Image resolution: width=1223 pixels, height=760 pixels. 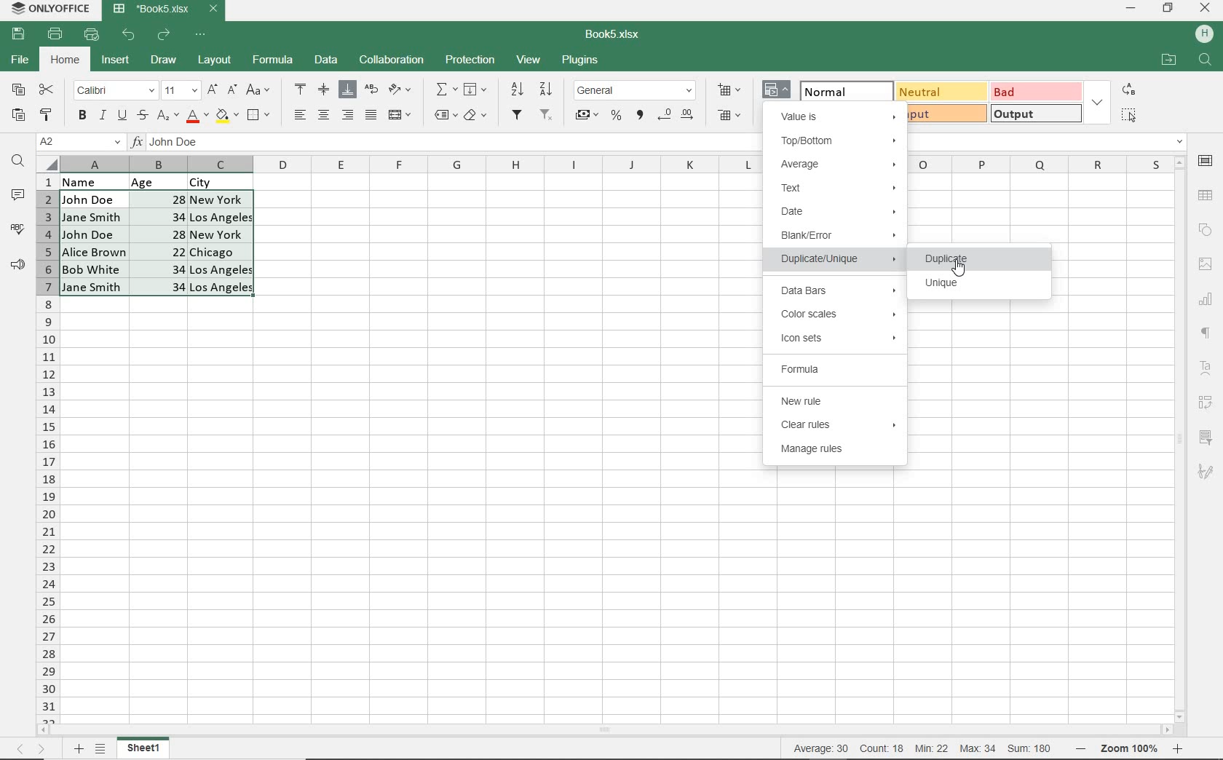 I want to click on DATA BARS, so click(x=835, y=291).